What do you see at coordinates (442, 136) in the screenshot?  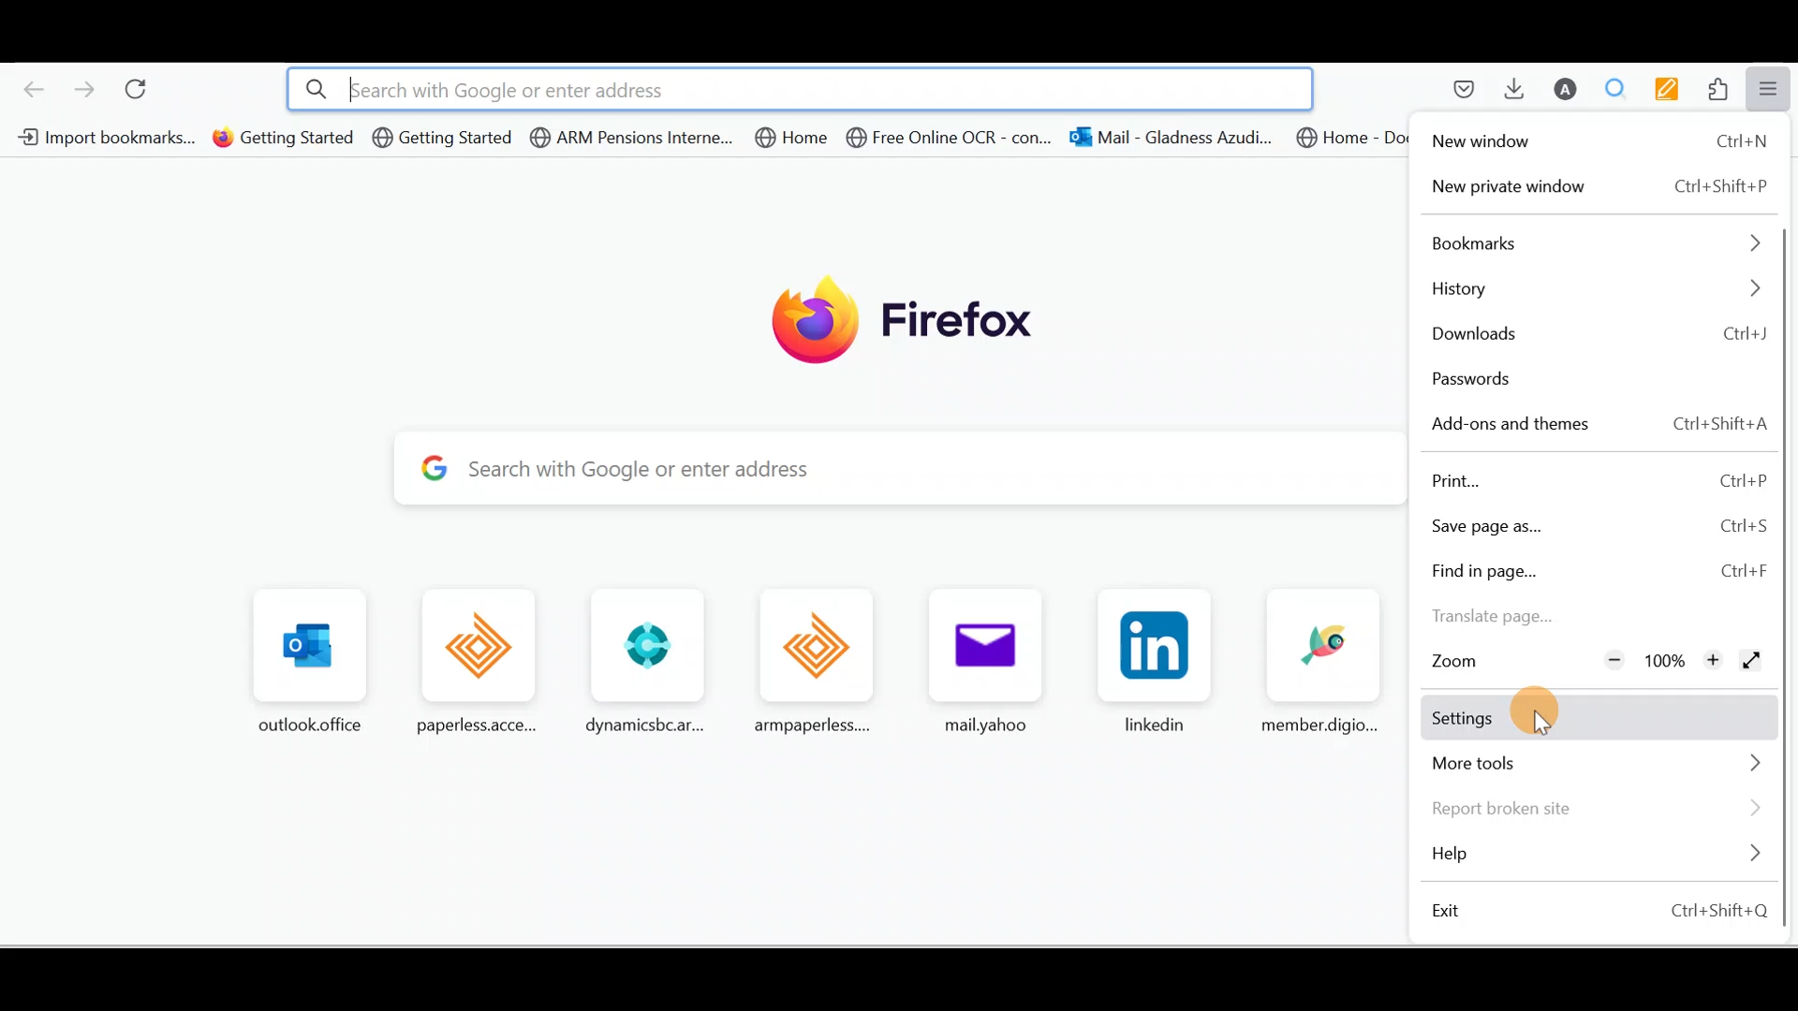 I see `Bookmark 3` at bounding box center [442, 136].